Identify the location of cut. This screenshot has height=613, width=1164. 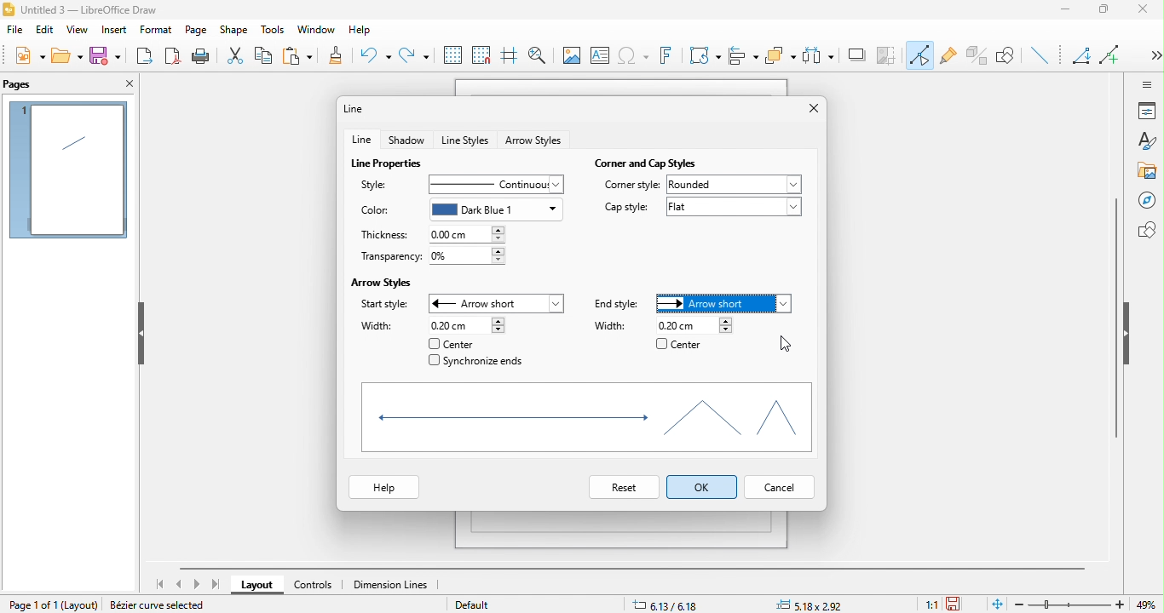
(235, 56).